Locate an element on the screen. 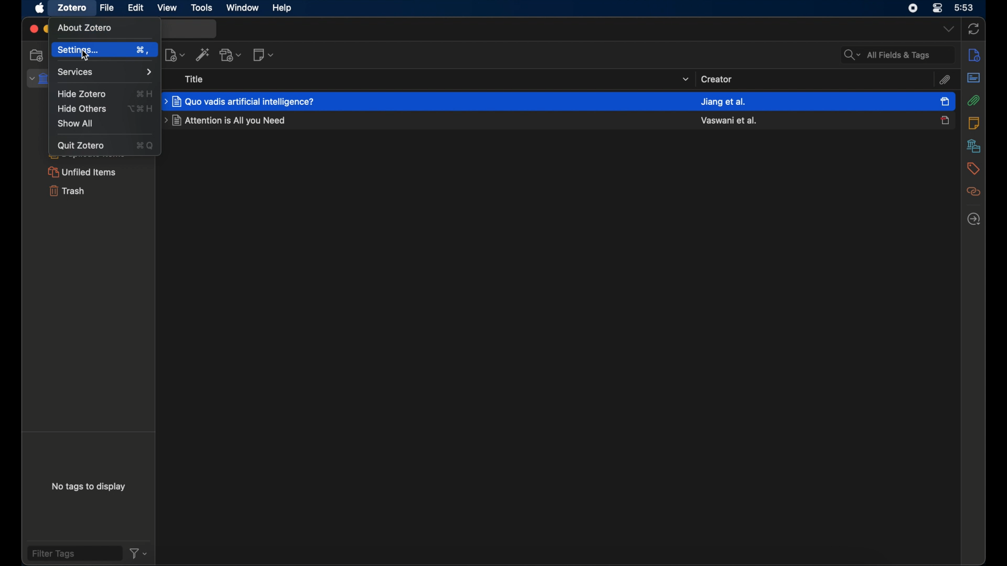  services menu is located at coordinates (105, 72).